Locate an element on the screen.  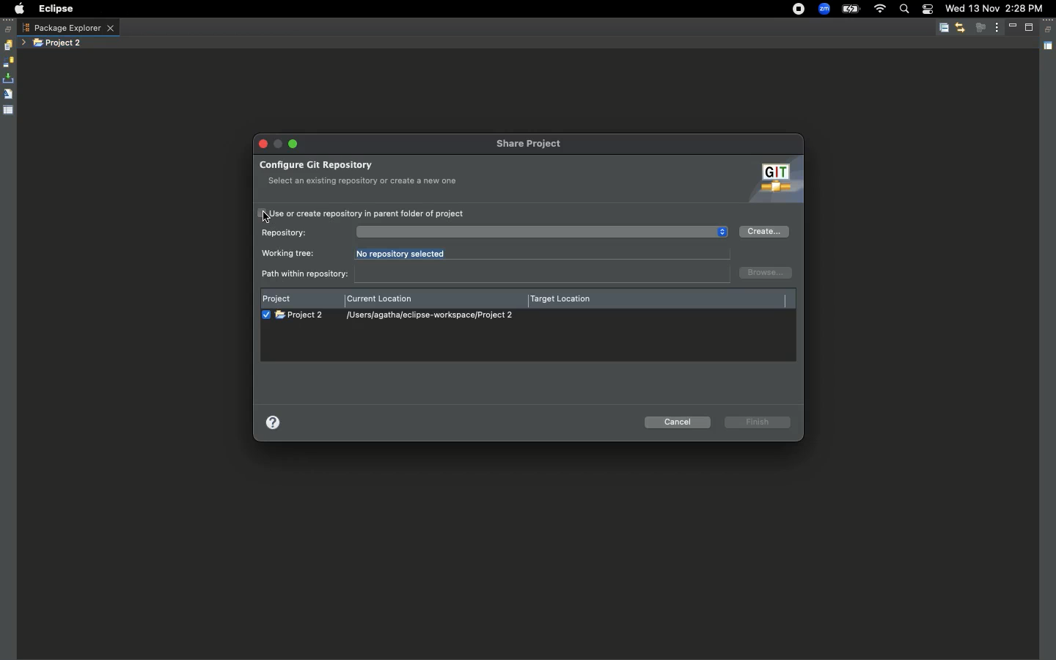
No repository selected is located at coordinates (407, 254).